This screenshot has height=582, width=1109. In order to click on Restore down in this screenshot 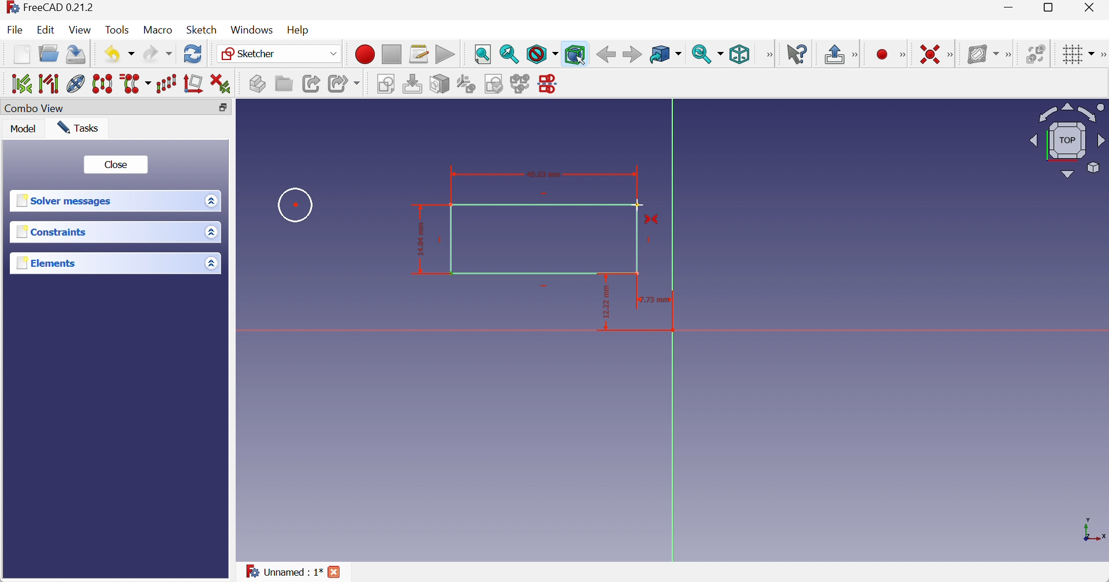, I will do `click(1052, 8)`.